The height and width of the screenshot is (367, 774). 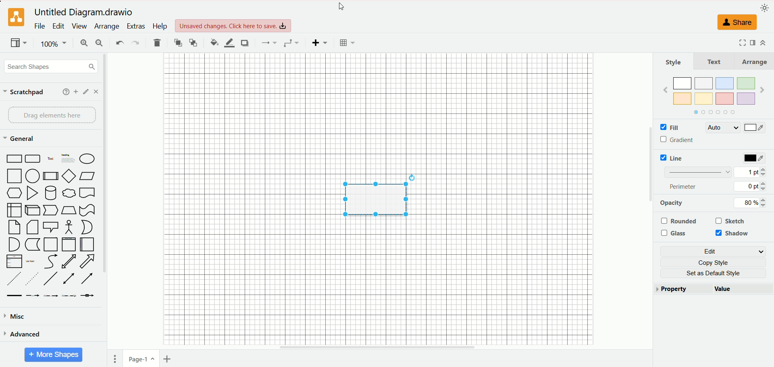 What do you see at coordinates (674, 62) in the screenshot?
I see `style` at bounding box center [674, 62].